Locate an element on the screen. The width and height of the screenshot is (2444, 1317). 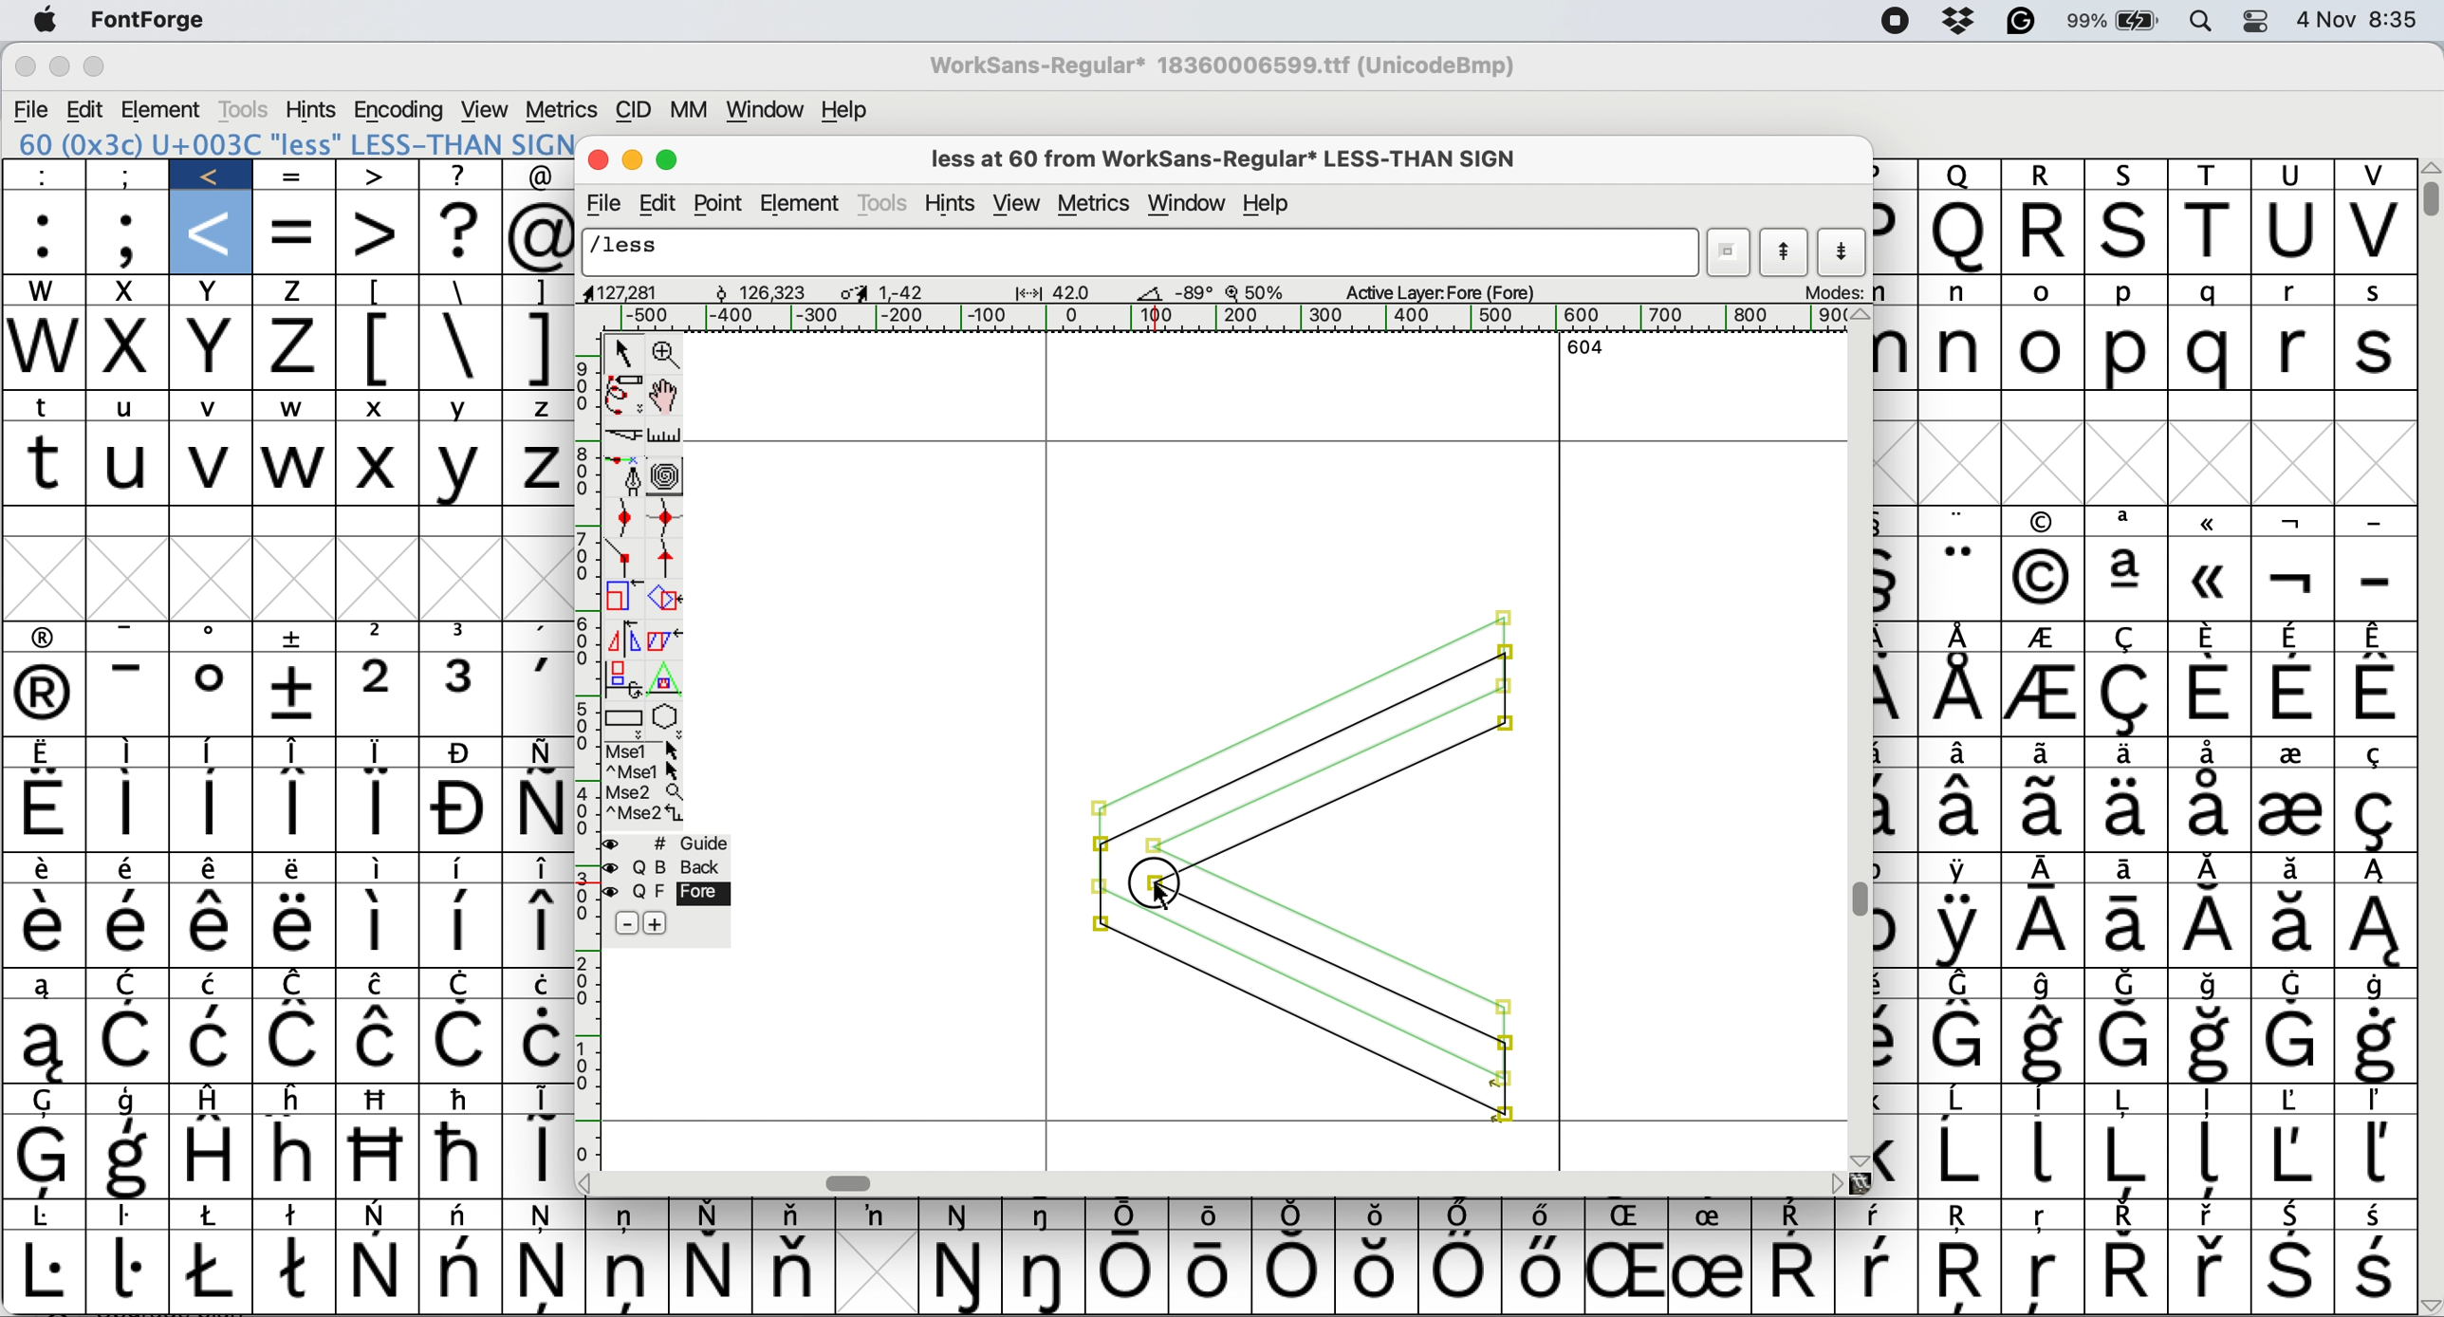
v is located at coordinates (2371, 175).